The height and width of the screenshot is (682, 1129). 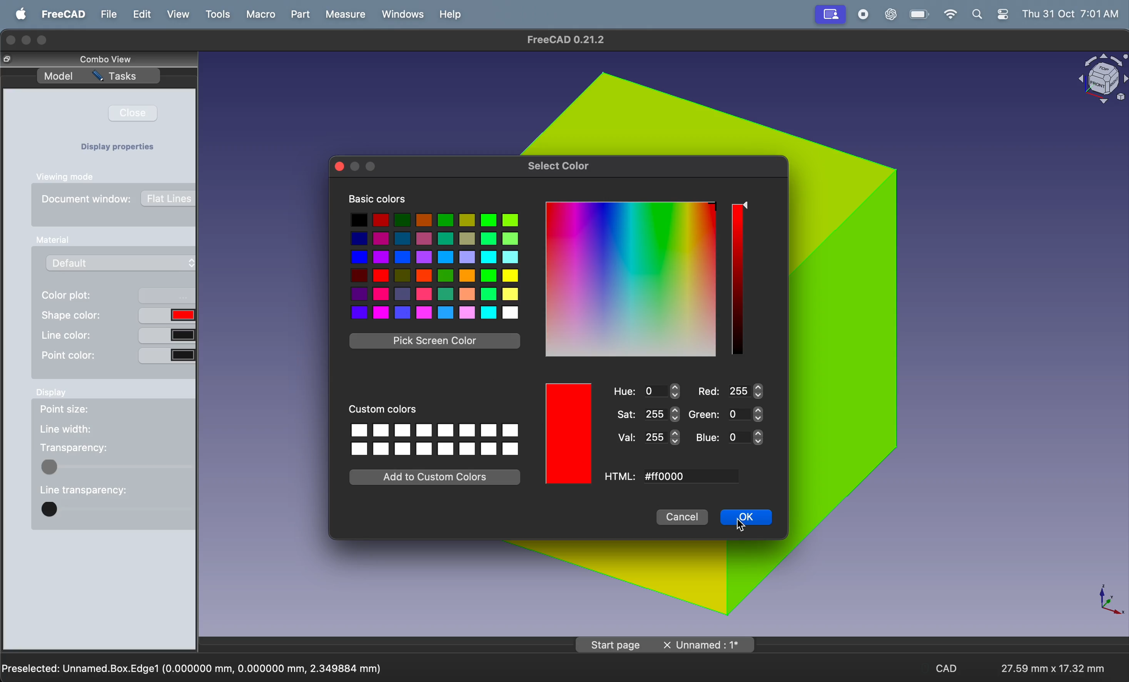 I want to click on slected color red, so click(x=570, y=434).